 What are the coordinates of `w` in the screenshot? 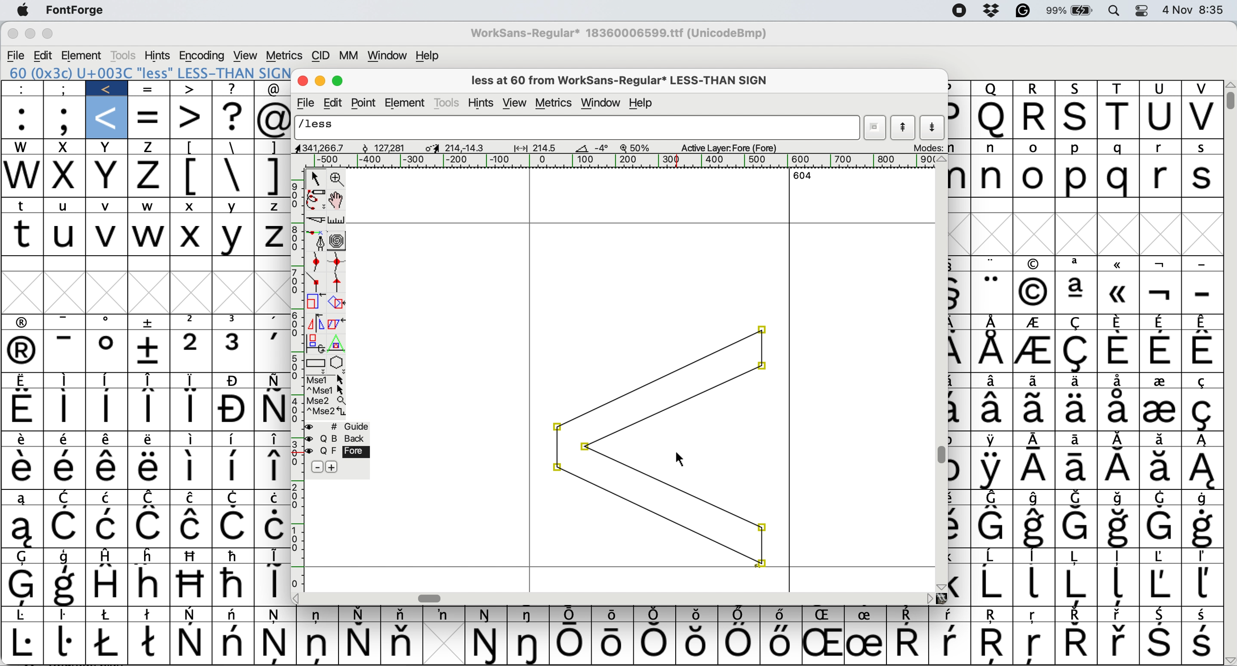 It's located at (22, 146).